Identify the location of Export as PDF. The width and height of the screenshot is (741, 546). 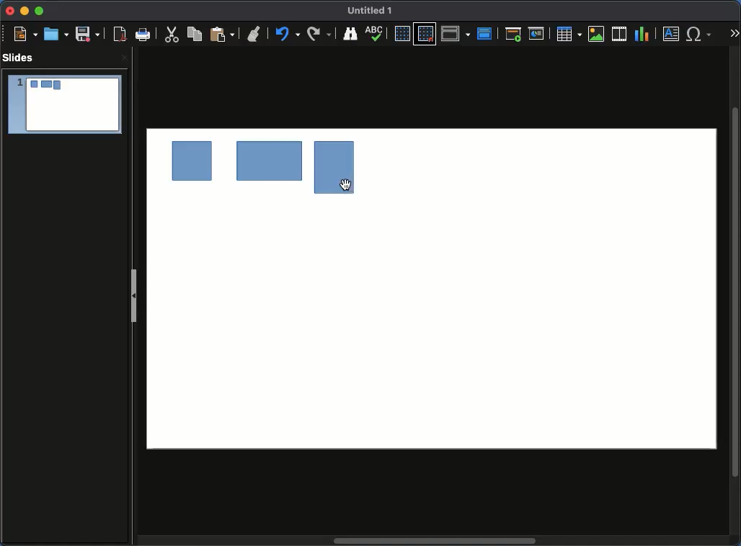
(117, 35).